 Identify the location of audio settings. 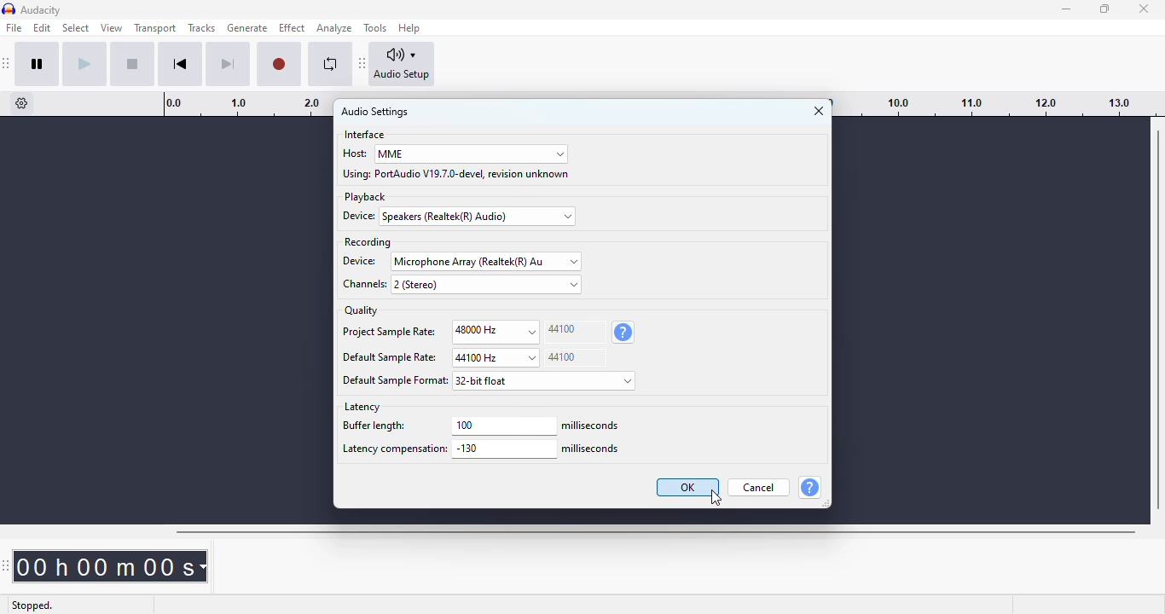
(375, 112).